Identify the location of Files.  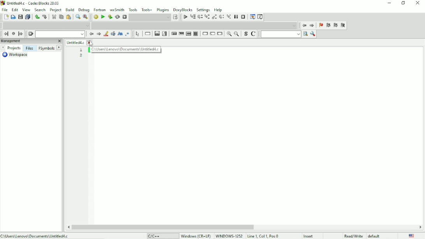
(30, 48).